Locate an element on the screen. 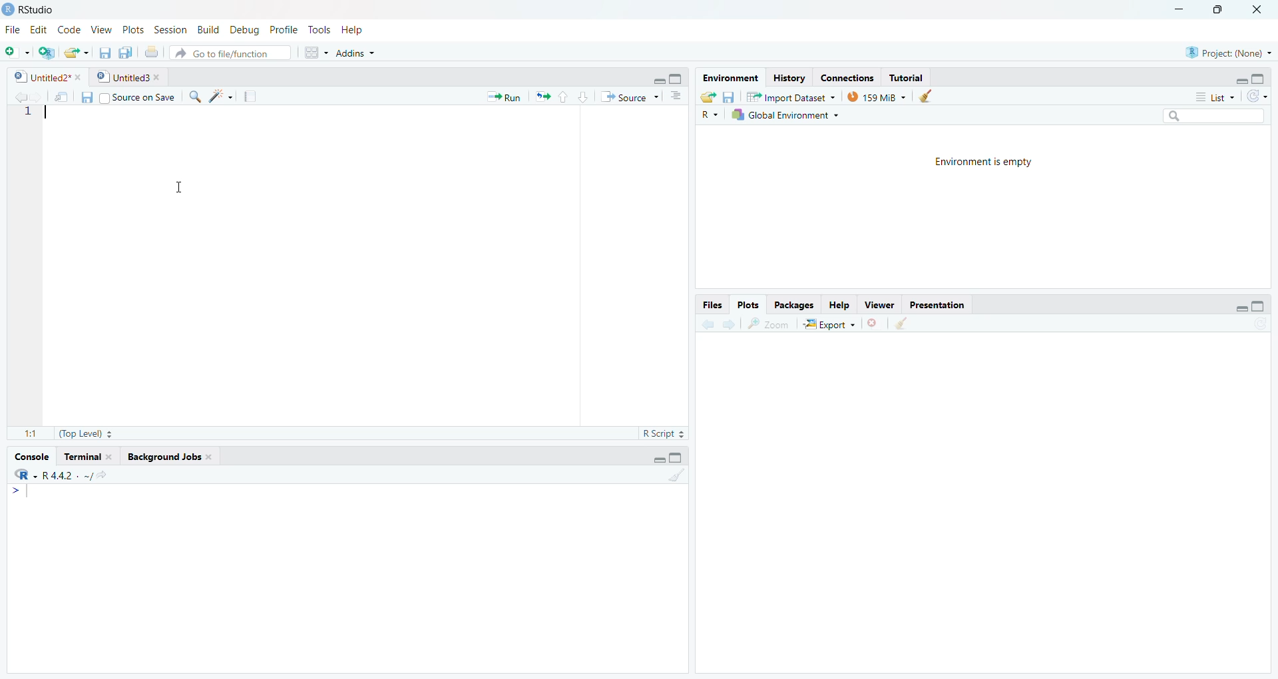 This screenshot has width=1278, height=679. Untitled2 is located at coordinates (48, 78).